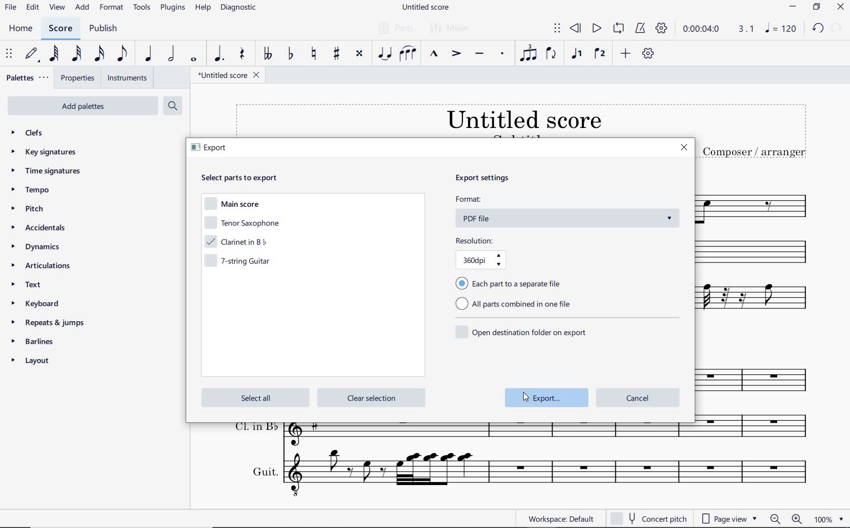  I want to click on REDO, so click(837, 27).